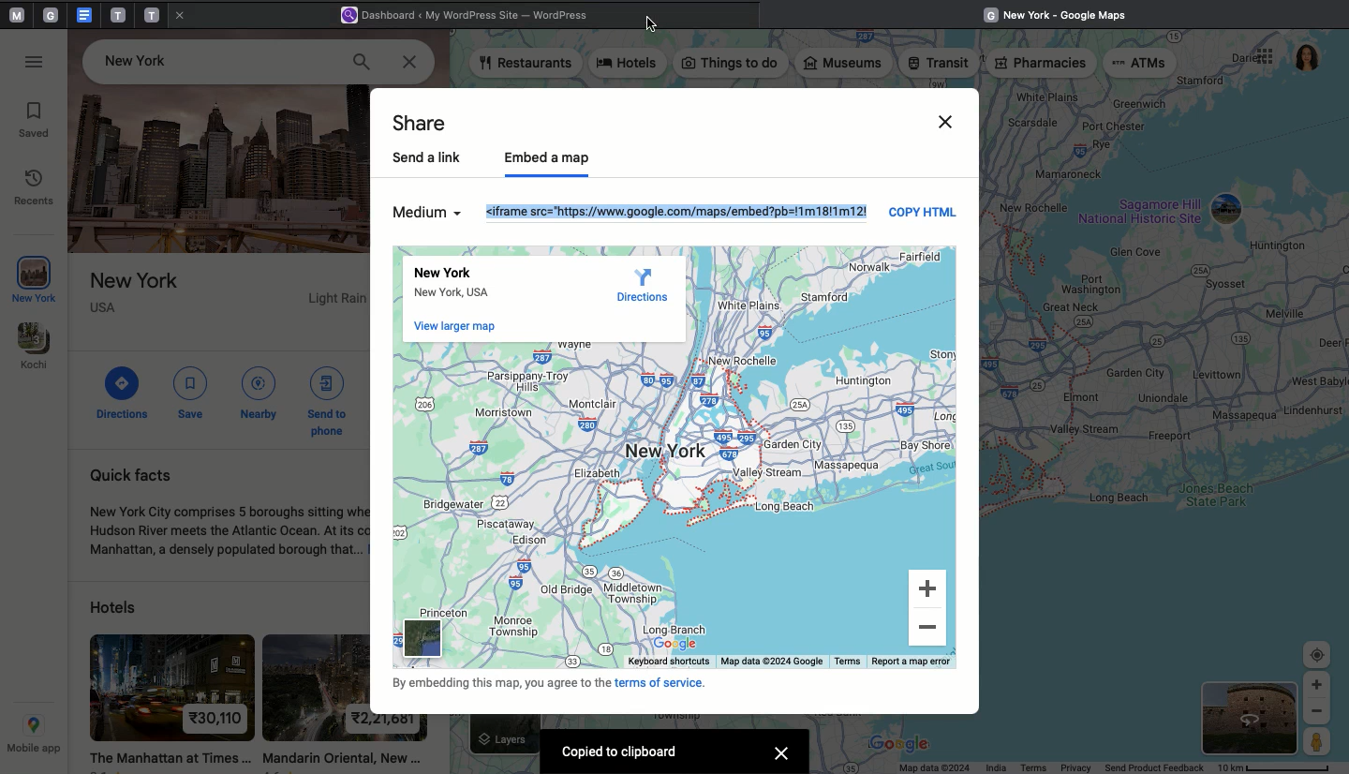 This screenshot has width=1349, height=774. I want to click on Map, so click(1168, 372).